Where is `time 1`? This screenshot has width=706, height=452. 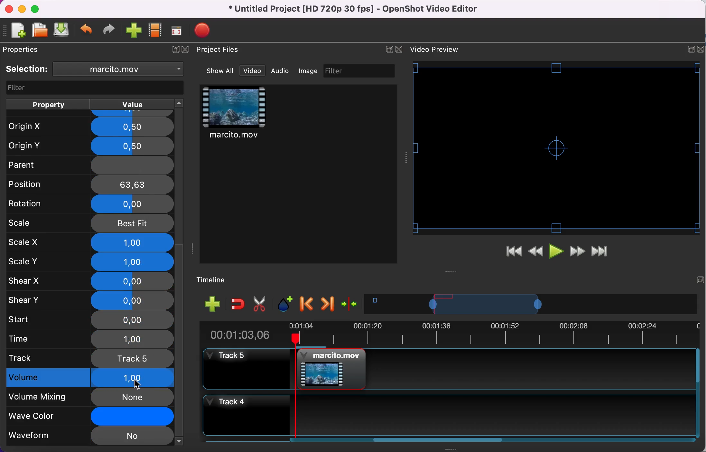 time 1 is located at coordinates (92, 340).